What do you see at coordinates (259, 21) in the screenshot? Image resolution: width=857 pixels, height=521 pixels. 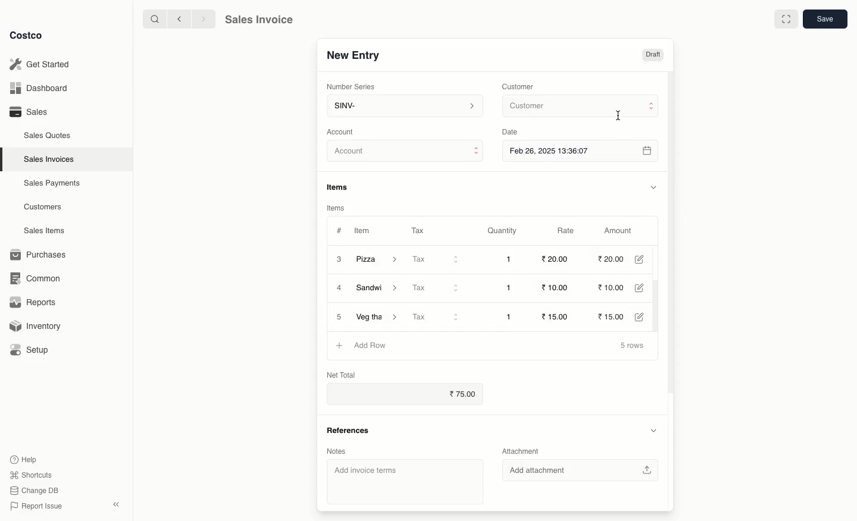 I see `Sales Invoice` at bounding box center [259, 21].